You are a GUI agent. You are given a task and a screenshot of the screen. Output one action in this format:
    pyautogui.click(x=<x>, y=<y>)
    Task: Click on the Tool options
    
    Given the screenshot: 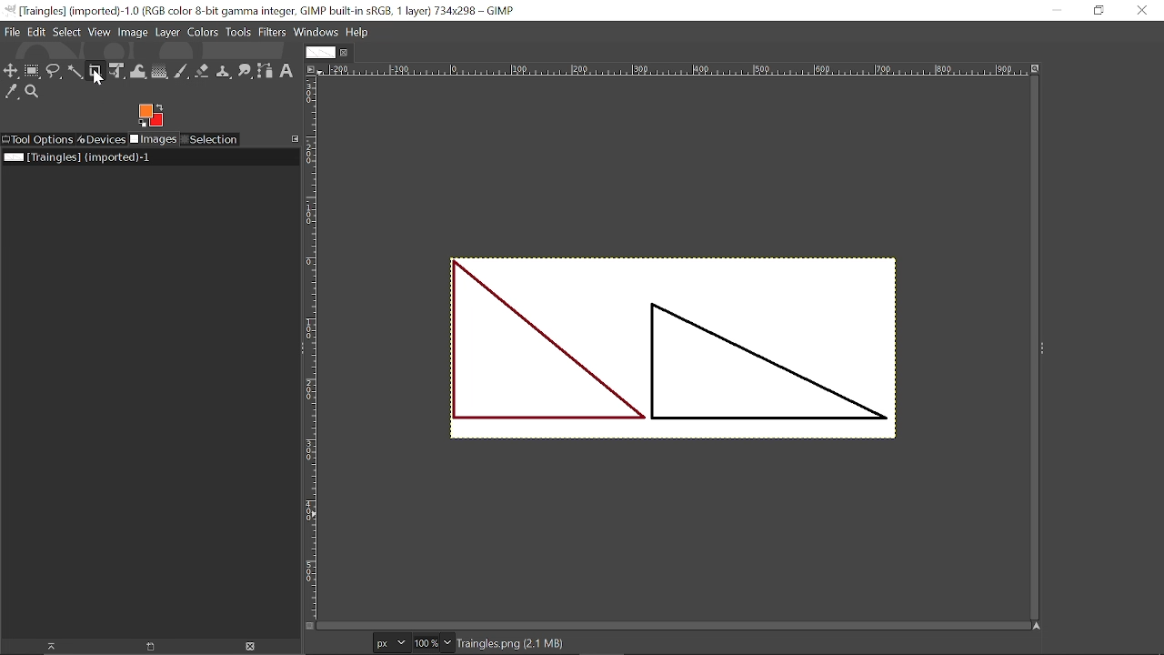 What is the action you would take?
    pyautogui.click(x=37, y=140)
    